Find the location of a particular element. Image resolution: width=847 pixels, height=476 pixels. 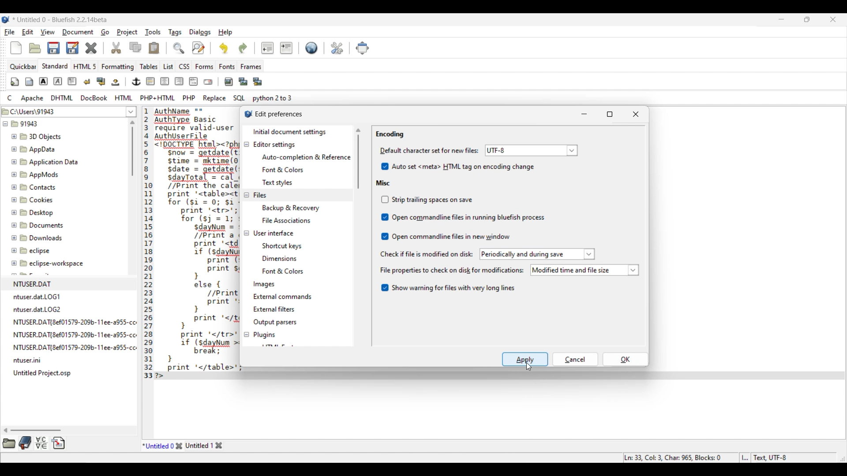

Project name, software name and version is located at coordinates (61, 19).